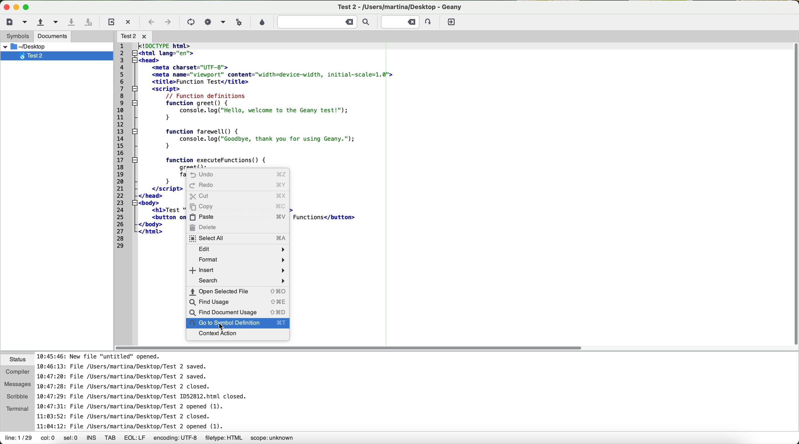  What do you see at coordinates (239, 249) in the screenshot?
I see `edit` at bounding box center [239, 249].